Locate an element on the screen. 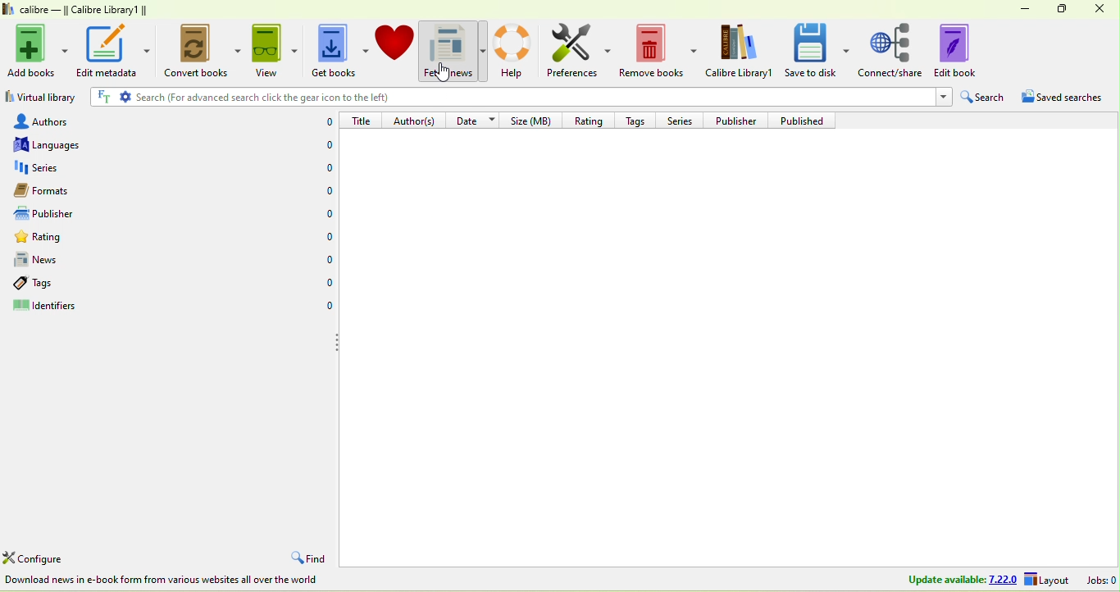 The height and width of the screenshot is (592, 1120). help is located at coordinates (517, 51).